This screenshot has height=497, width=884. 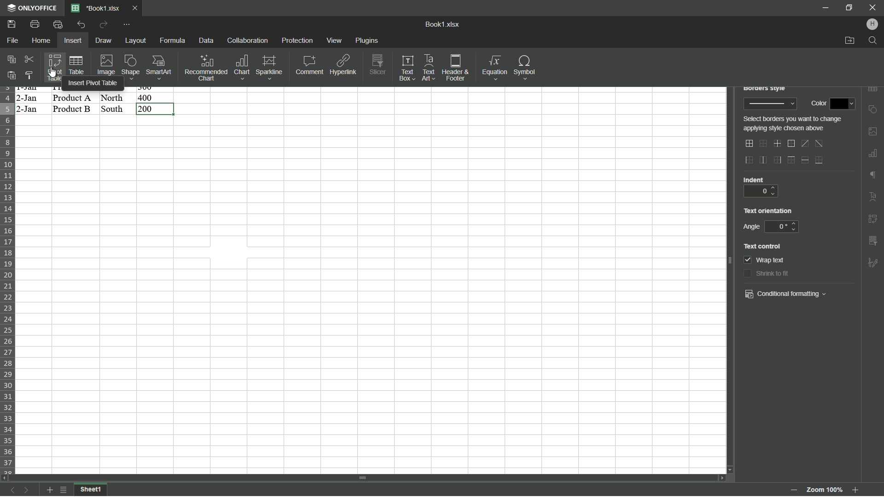 I want to click on Recommended chart, so click(x=207, y=69).